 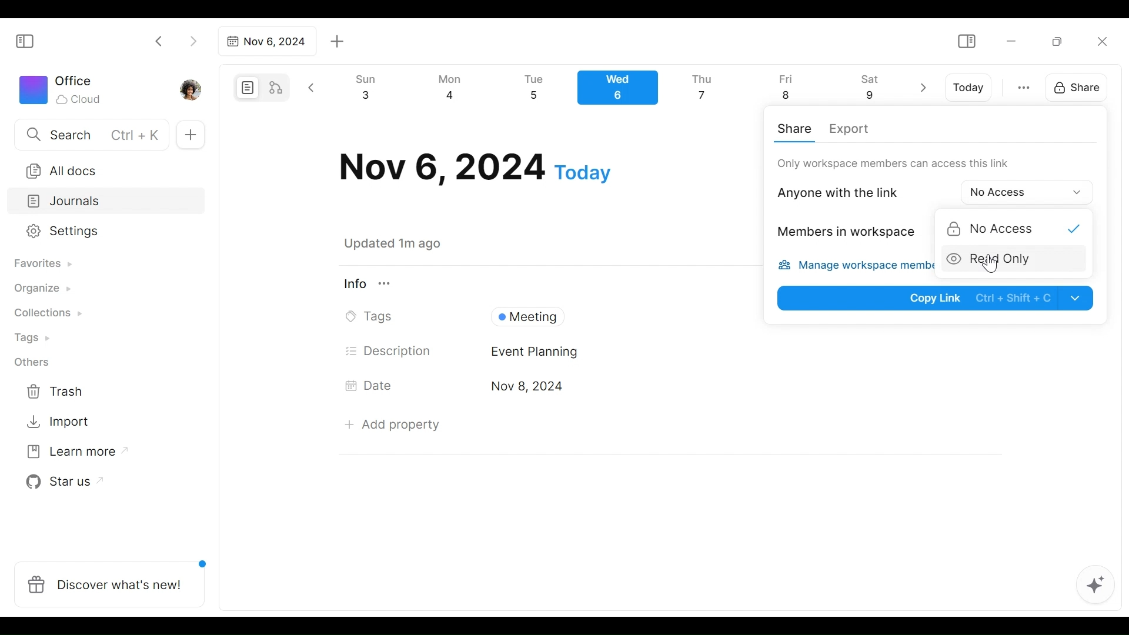 I want to click on Share, so click(x=797, y=128).